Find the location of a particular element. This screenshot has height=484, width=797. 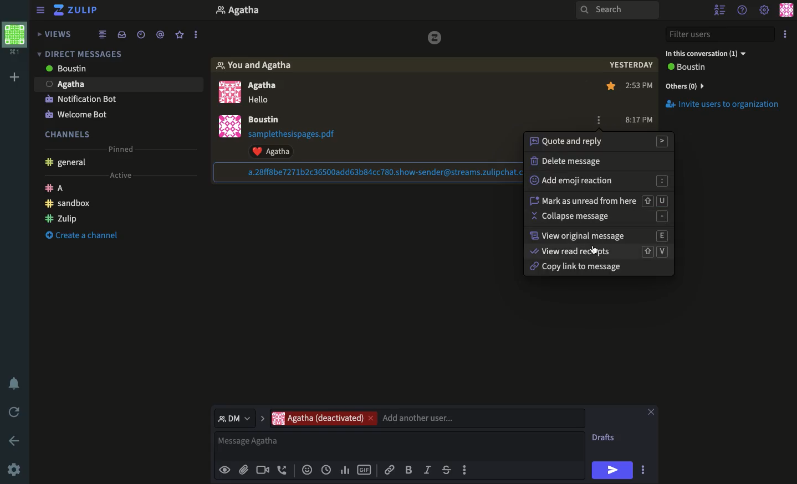

Bold is located at coordinates (408, 469).